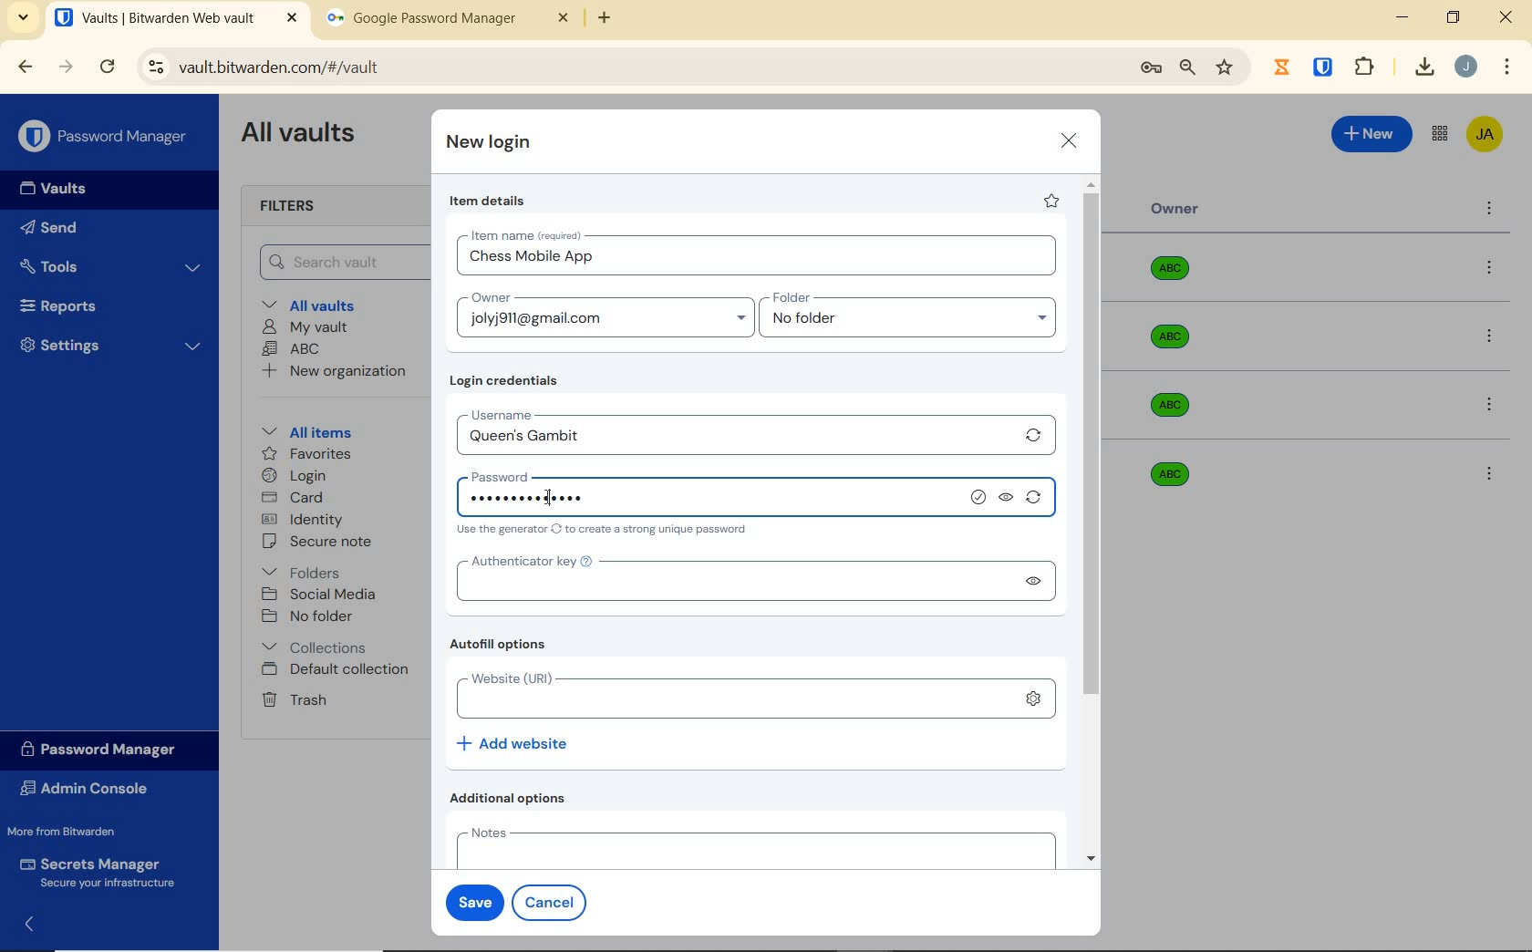 This screenshot has width=1532, height=952. I want to click on Trash, so click(291, 698).